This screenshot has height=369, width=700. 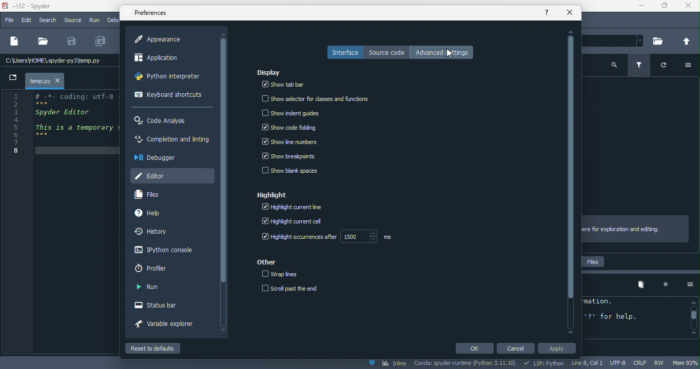 What do you see at coordinates (638, 7) in the screenshot?
I see `minimize` at bounding box center [638, 7].